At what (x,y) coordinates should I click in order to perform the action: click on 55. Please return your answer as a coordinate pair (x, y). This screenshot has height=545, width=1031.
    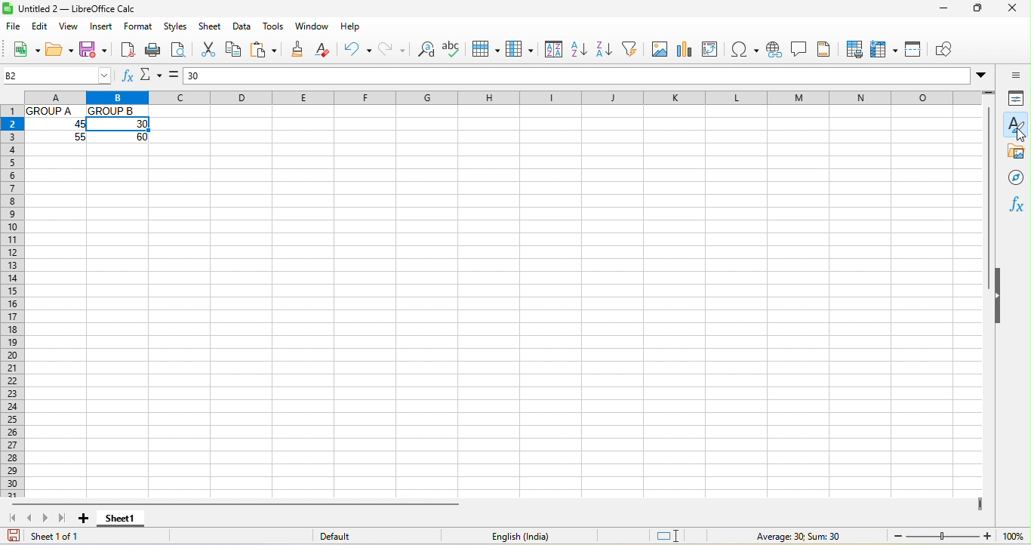
    Looking at the image, I should click on (75, 137).